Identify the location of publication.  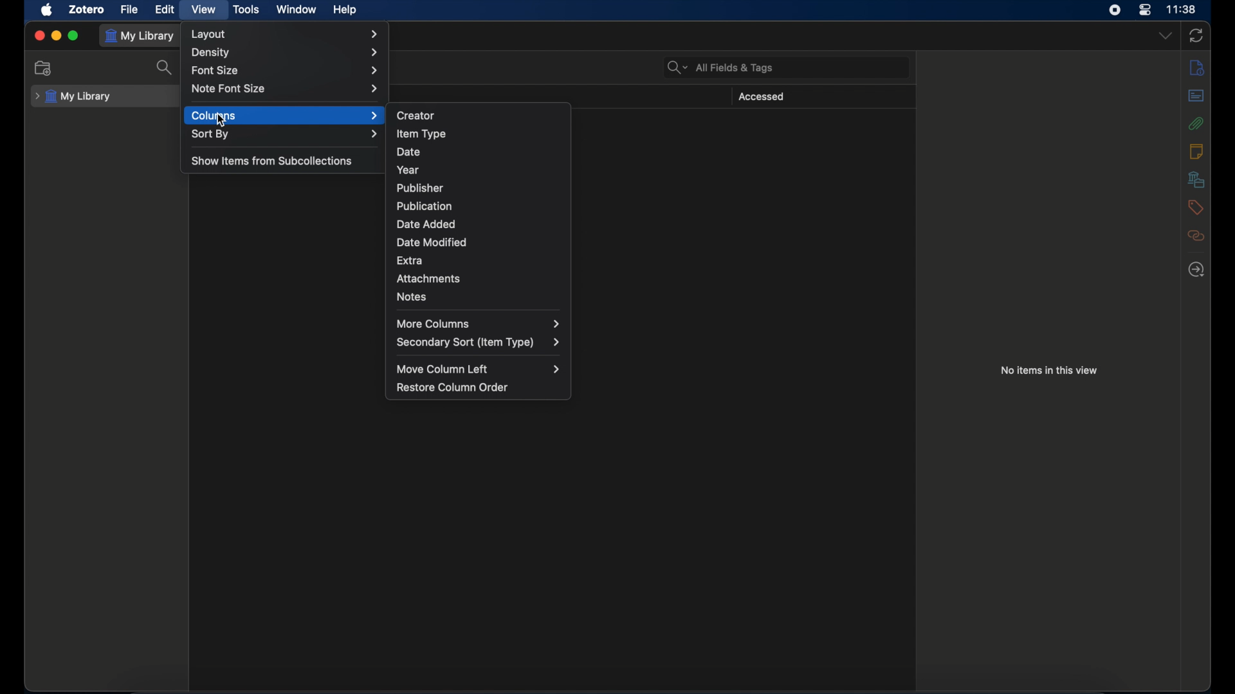
(424, 206).